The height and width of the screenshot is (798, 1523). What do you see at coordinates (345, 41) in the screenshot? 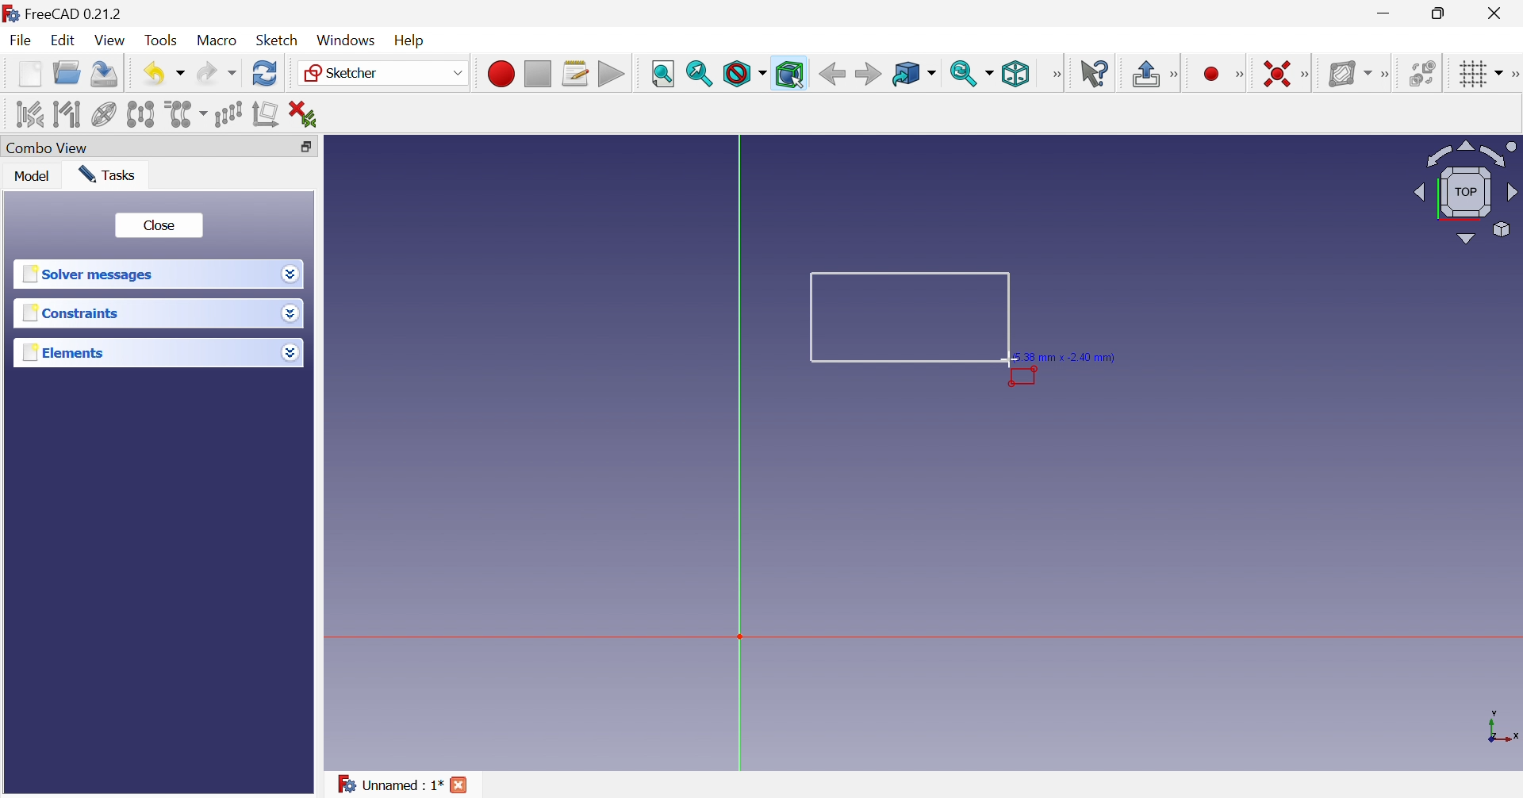
I see `Windows` at bounding box center [345, 41].